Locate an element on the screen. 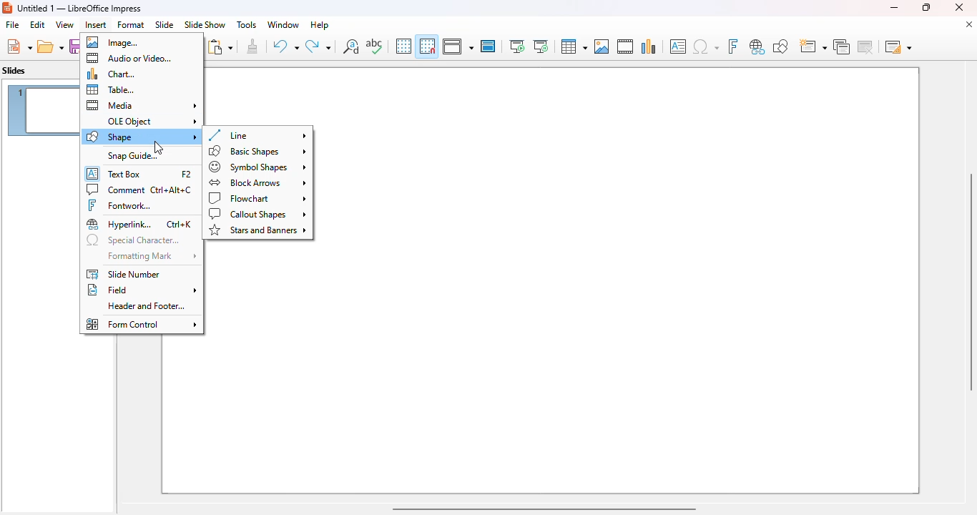 The image size is (977, 515). new slide is located at coordinates (812, 46).